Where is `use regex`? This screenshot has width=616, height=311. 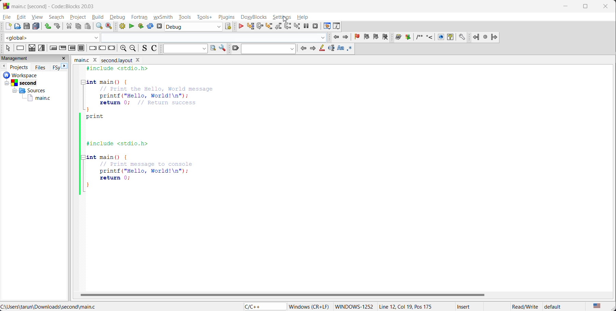 use regex is located at coordinates (350, 49).